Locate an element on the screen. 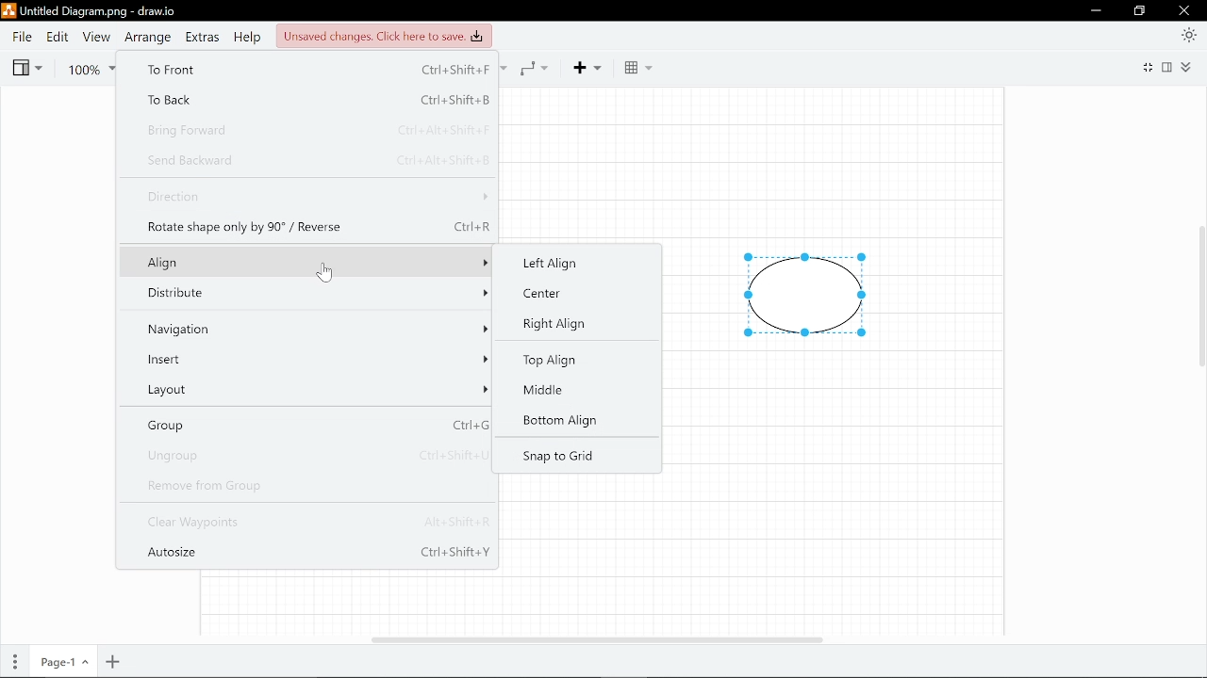  Pages is located at coordinates (13, 663).